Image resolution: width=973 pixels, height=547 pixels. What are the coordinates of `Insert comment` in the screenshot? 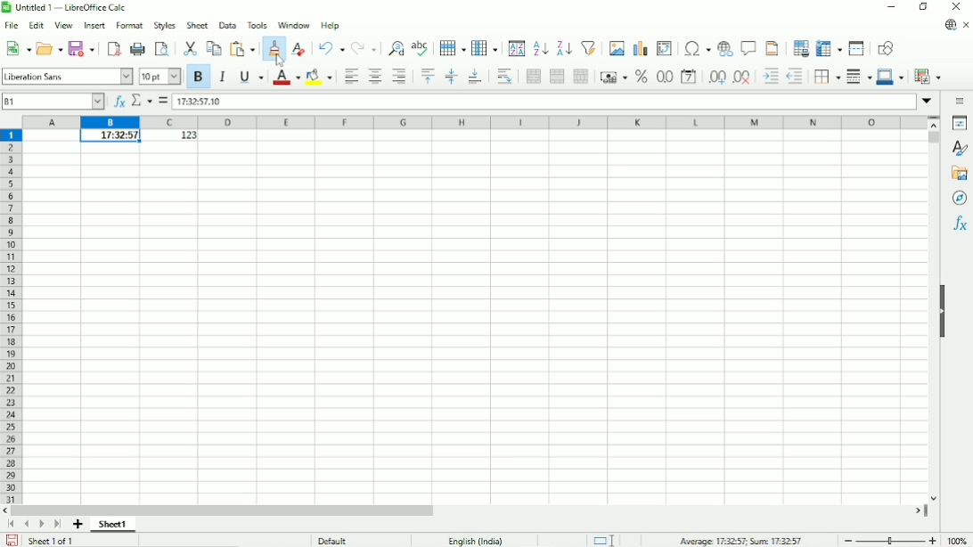 It's located at (748, 48).